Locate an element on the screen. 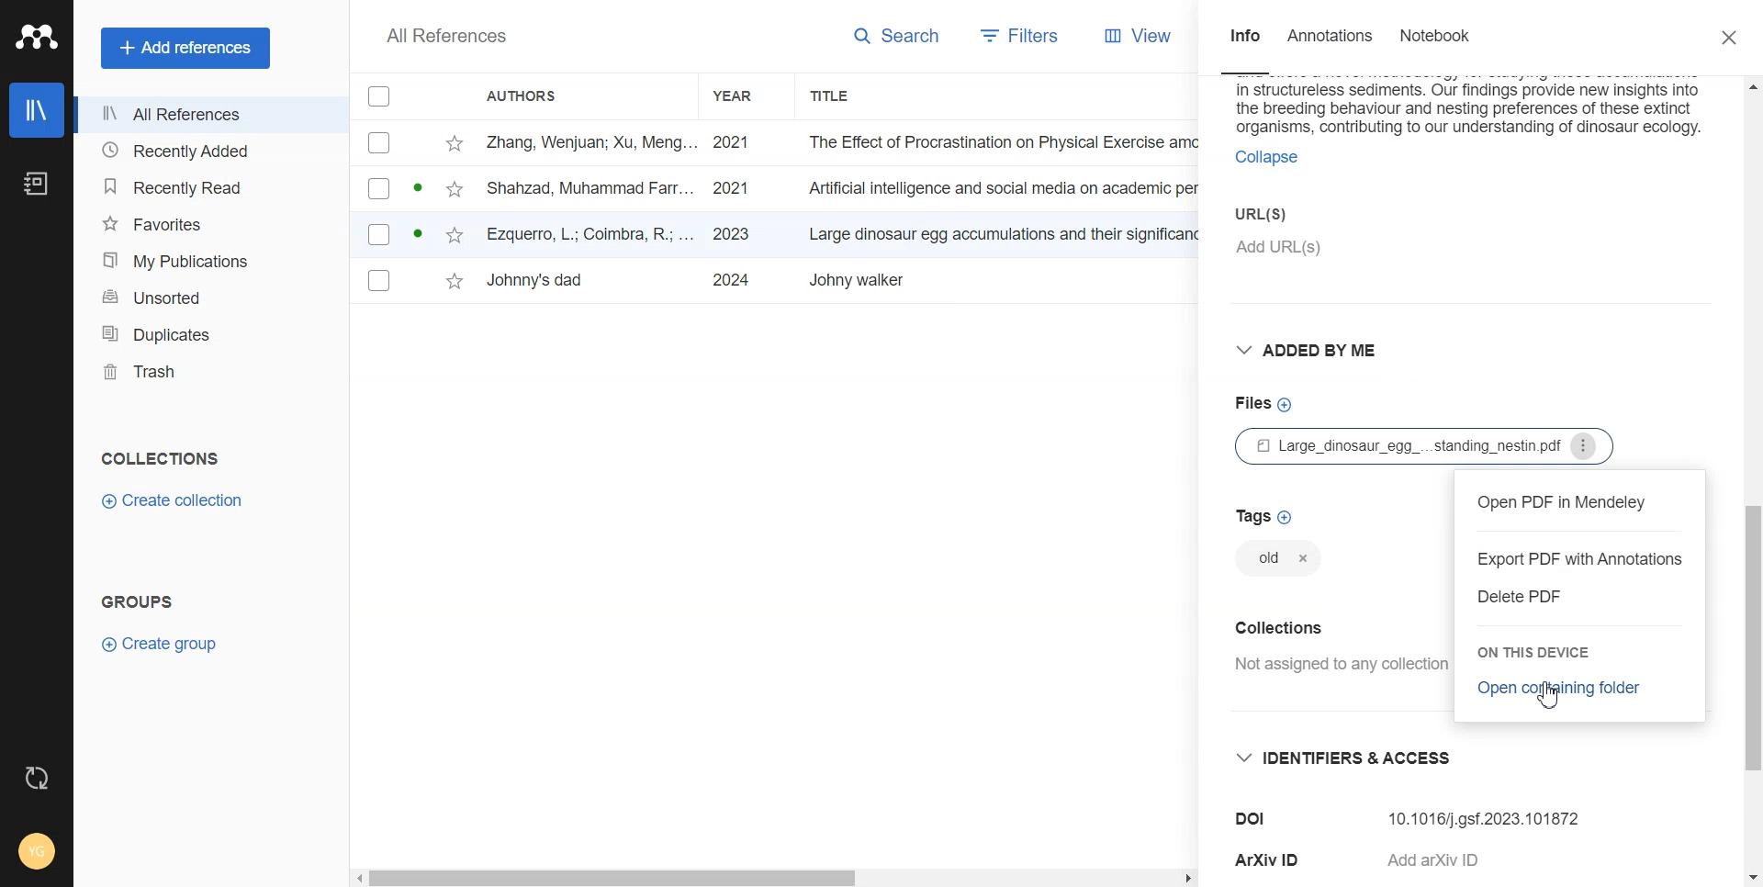  ArXiv is located at coordinates (1270, 859).